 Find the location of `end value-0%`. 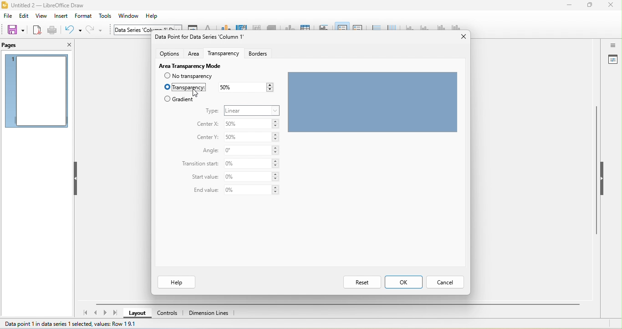

end value-0% is located at coordinates (251, 190).